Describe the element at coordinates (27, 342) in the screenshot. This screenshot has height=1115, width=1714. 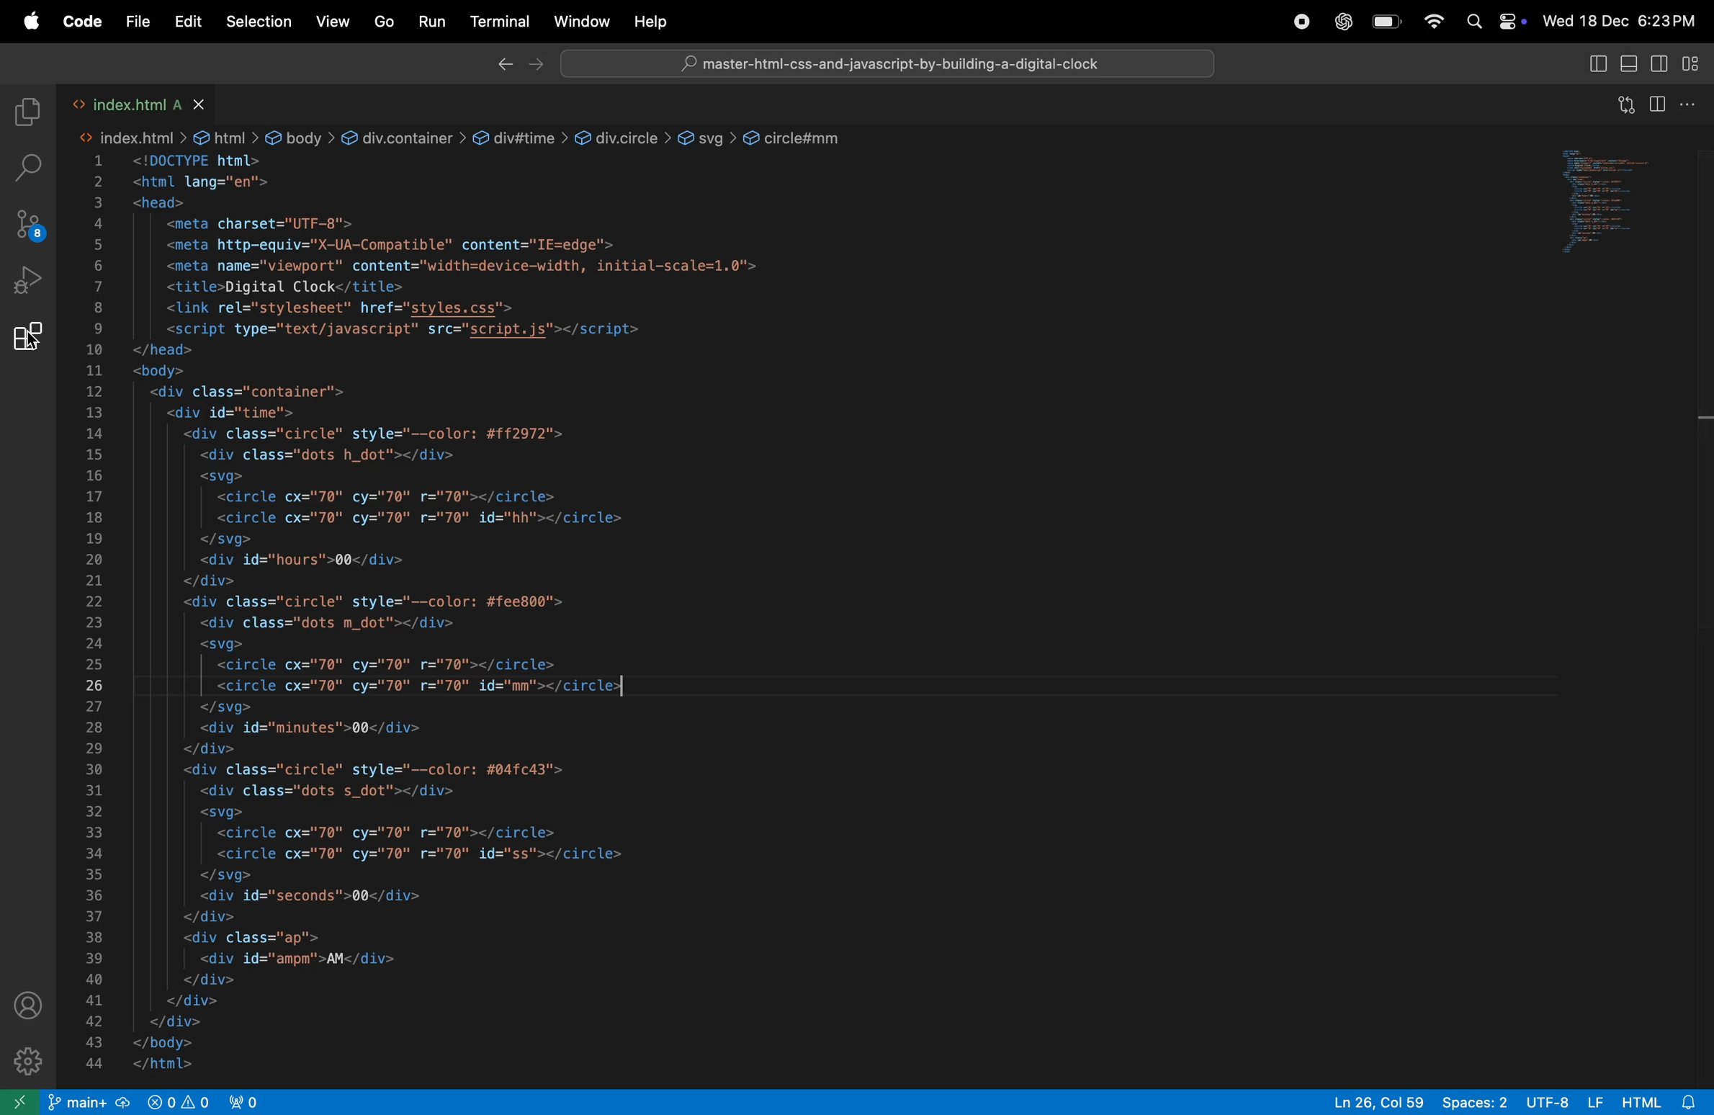
I see `extensions` at that location.